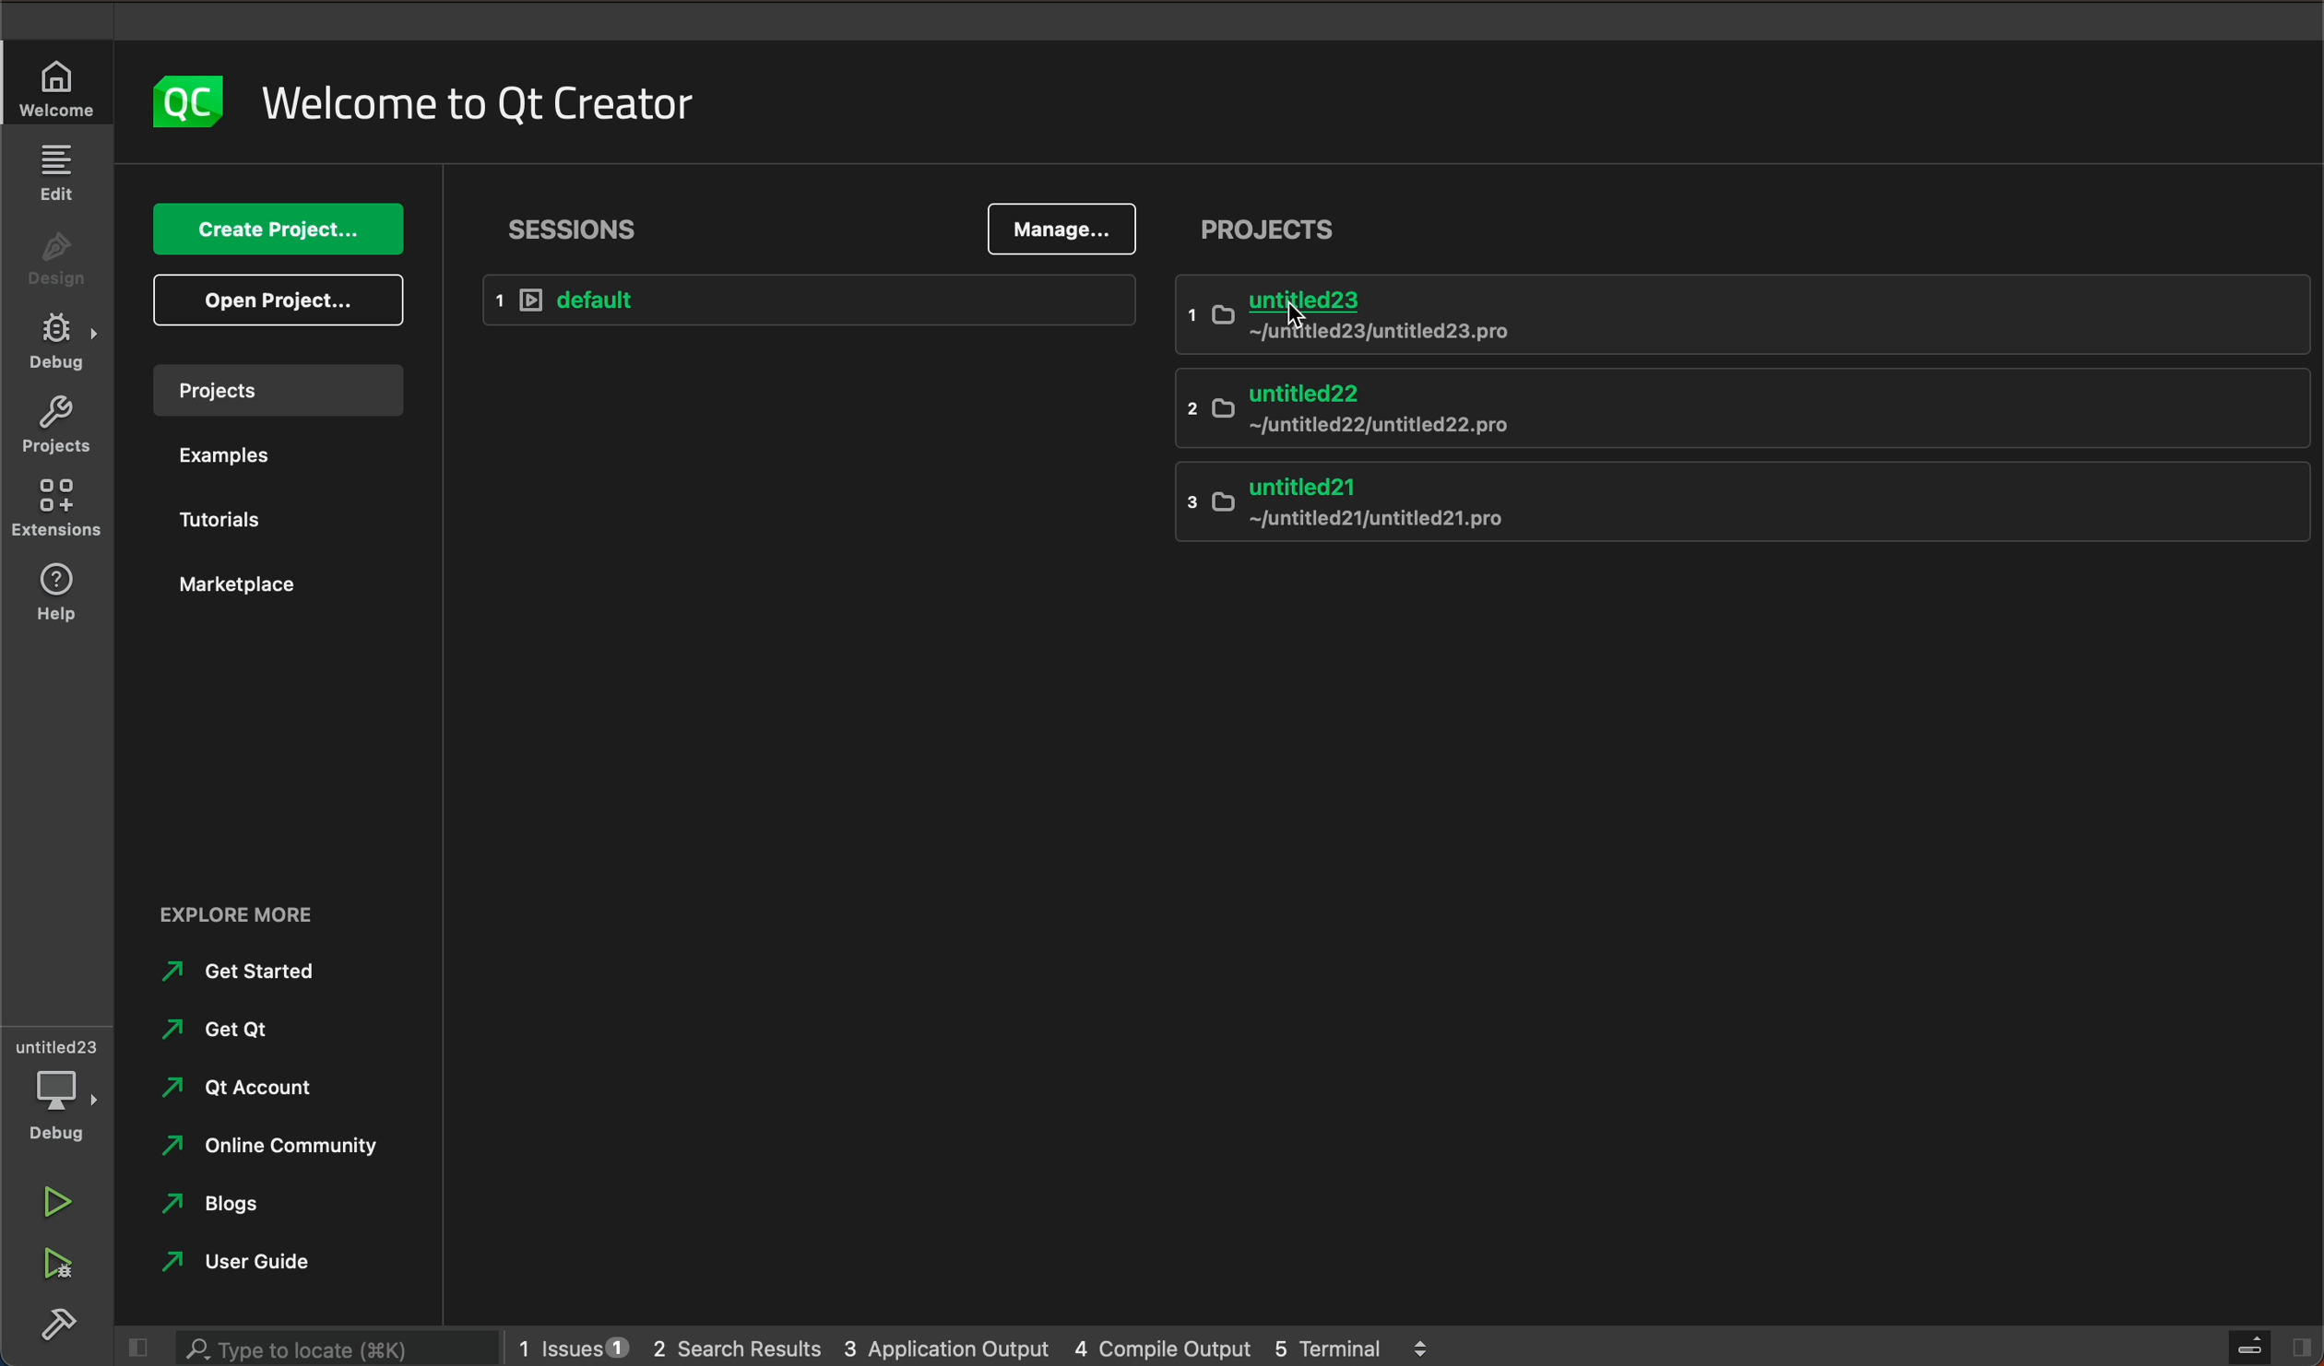  Describe the element at coordinates (339, 1348) in the screenshot. I see `search bar` at that location.